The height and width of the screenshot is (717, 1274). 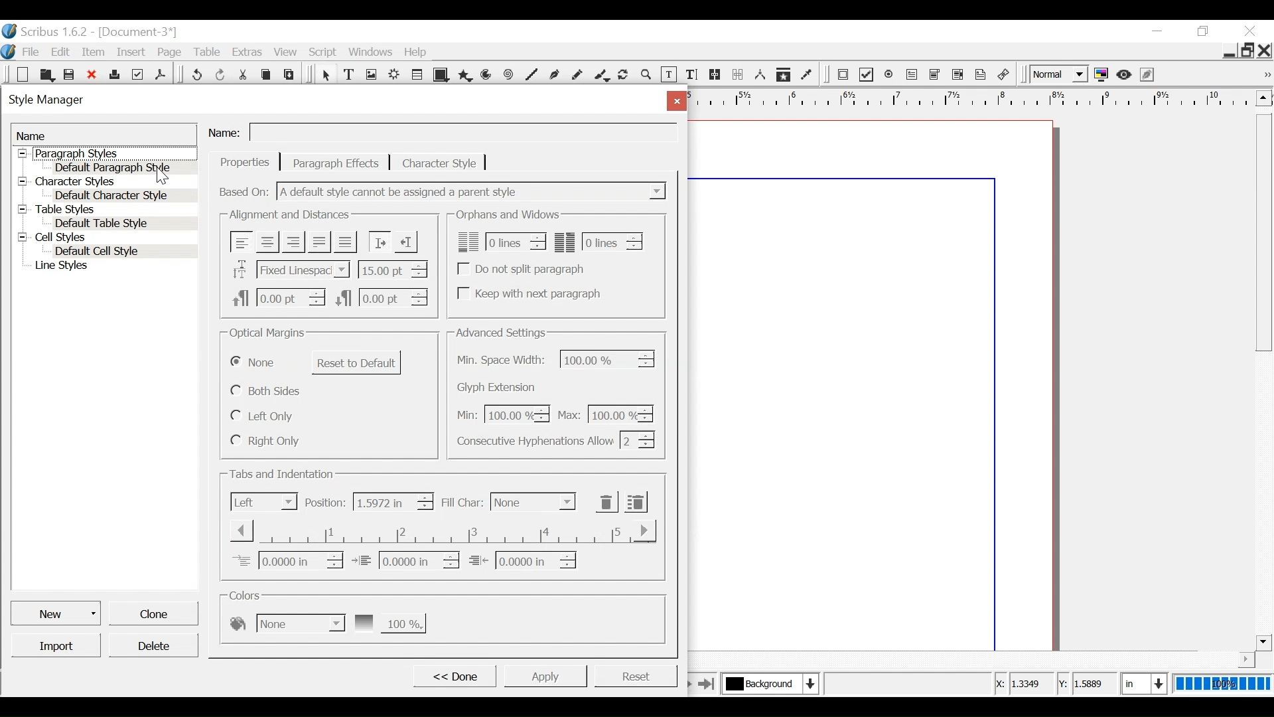 What do you see at coordinates (318, 242) in the screenshot?
I see `Align Justified` at bounding box center [318, 242].